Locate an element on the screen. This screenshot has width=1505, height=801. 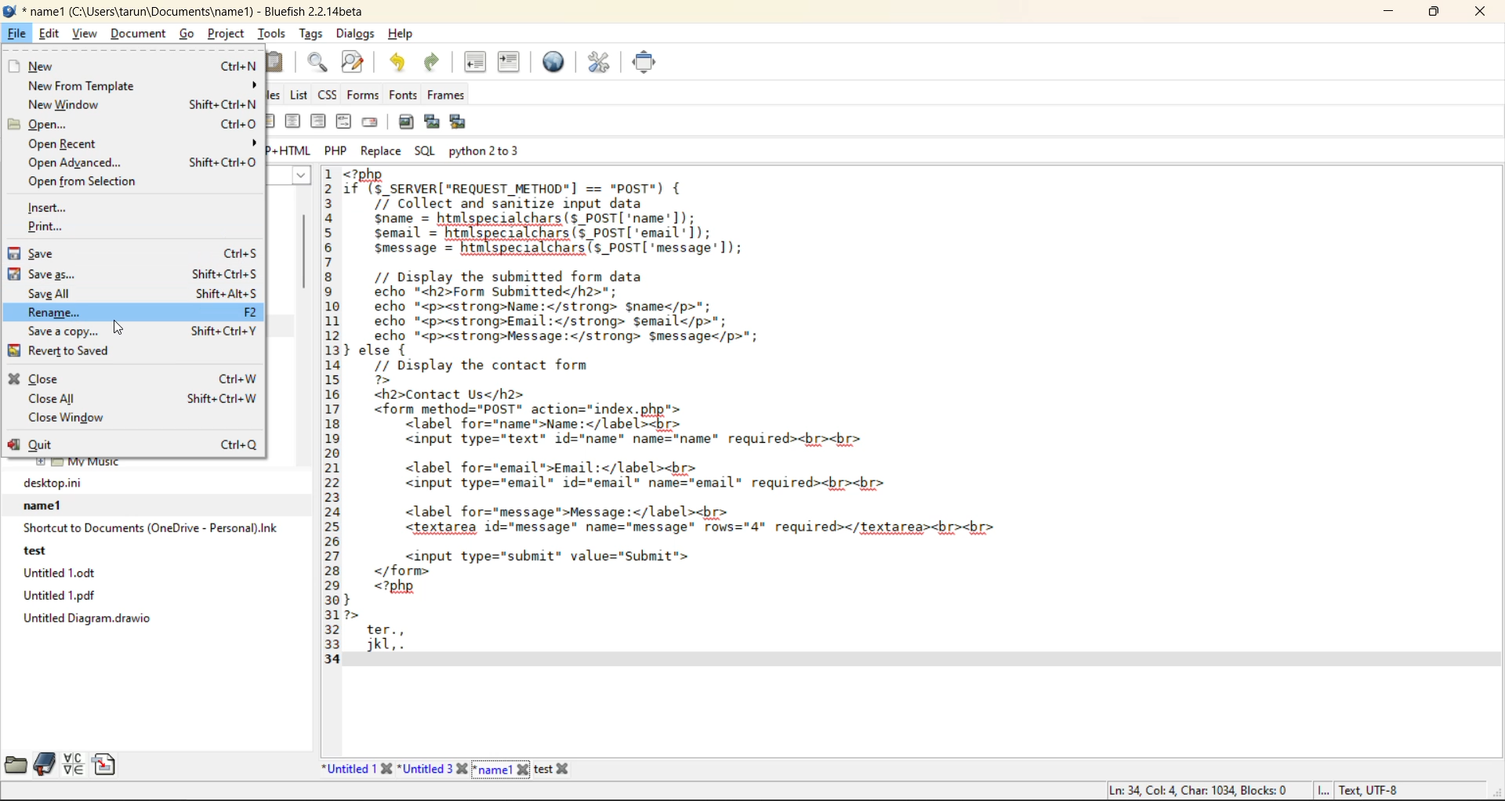
php is located at coordinates (339, 150).